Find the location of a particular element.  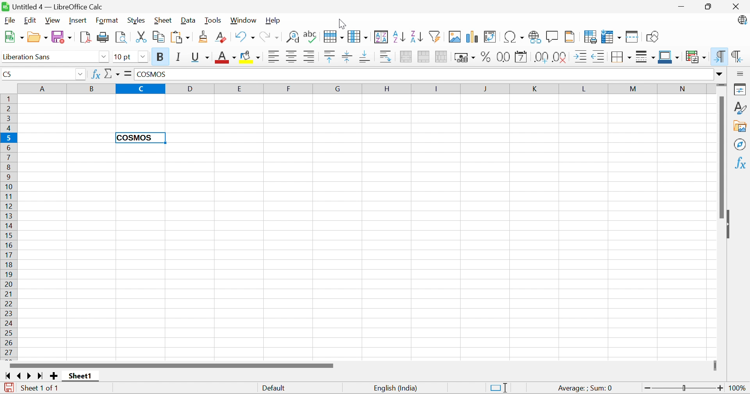

Insert Hyperlink is located at coordinates (536, 37).